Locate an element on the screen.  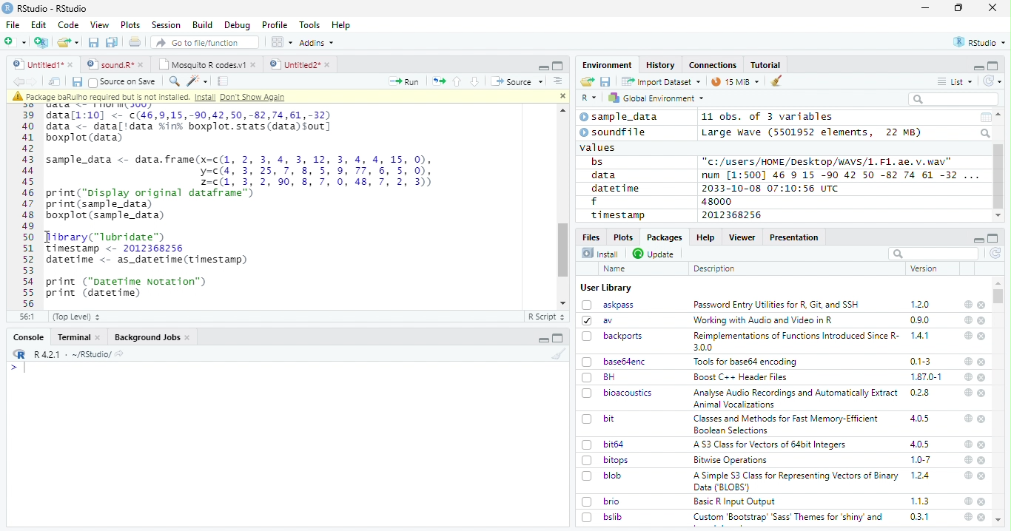
help is located at coordinates (967, 335).